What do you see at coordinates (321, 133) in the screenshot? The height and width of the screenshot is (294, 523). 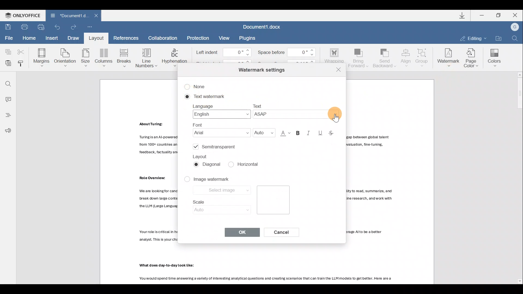 I see `Underline` at bounding box center [321, 133].